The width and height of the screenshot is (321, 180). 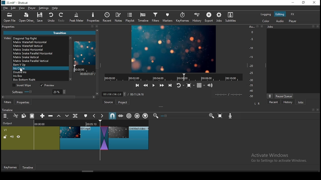 I want to click on video track, so click(x=75, y=137).